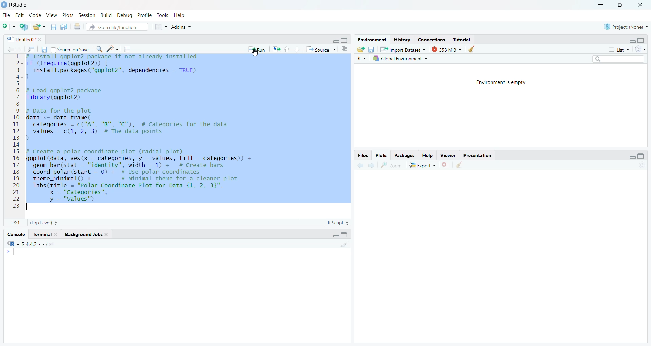  I want to click on clear current plots, so click(446, 164).